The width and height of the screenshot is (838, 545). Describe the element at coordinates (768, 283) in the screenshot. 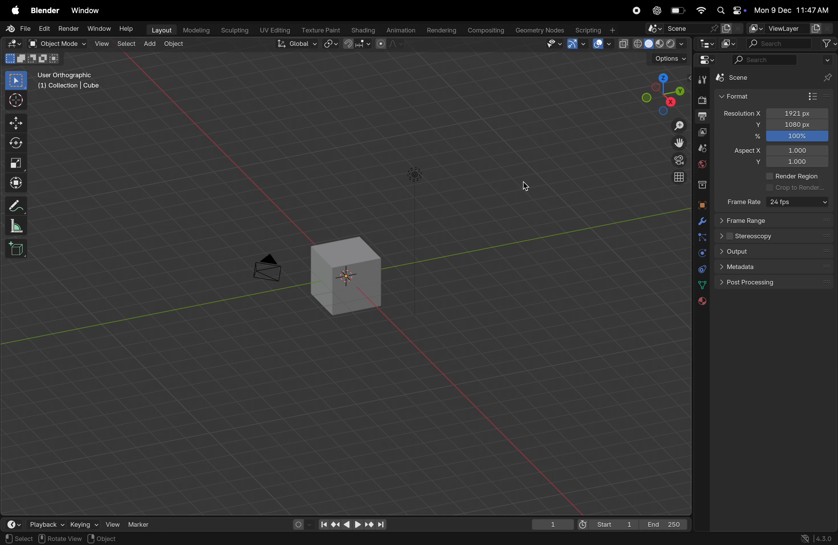

I see `post processing` at that location.